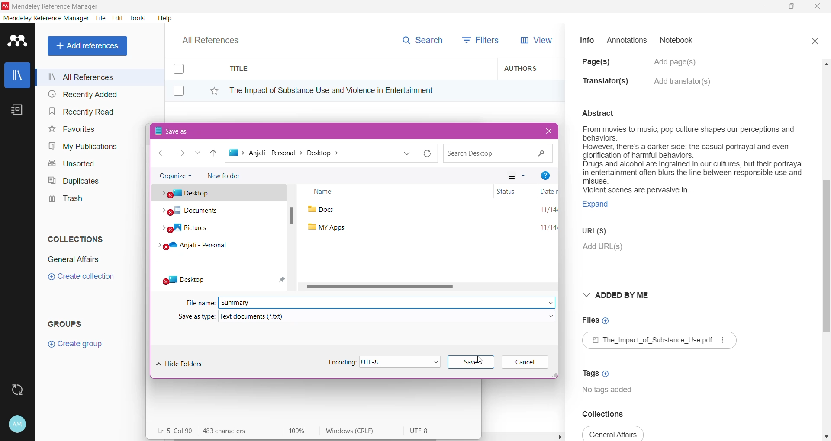 The height and width of the screenshot is (441, 831). What do you see at coordinates (683, 86) in the screenshot?
I see `Click to Add translators` at bounding box center [683, 86].